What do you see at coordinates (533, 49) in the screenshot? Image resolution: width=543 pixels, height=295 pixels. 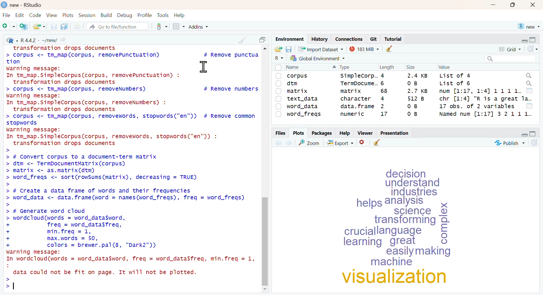 I see `Refresh` at bounding box center [533, 49].